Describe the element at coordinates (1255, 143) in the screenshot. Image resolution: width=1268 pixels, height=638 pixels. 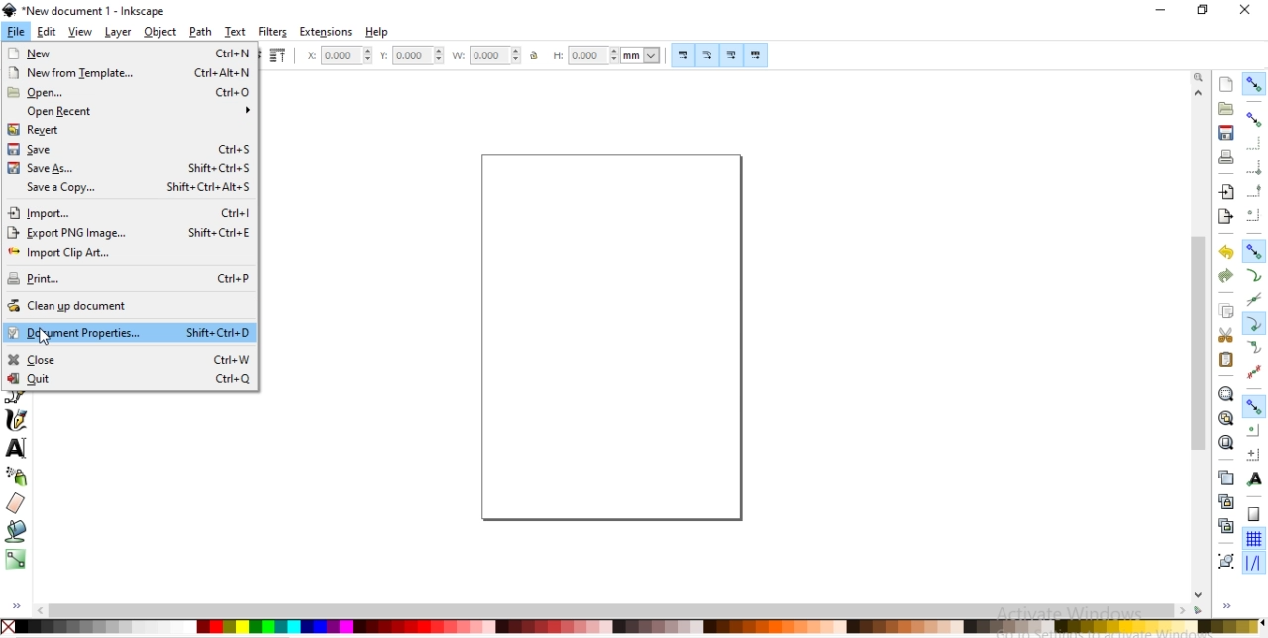
I see `snap to edges of bounding box` at that location.